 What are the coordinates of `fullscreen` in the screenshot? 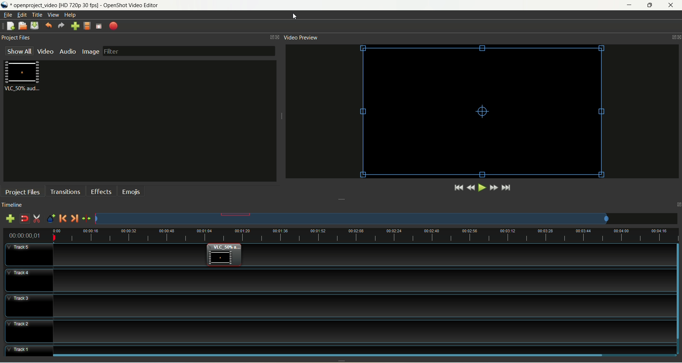 It's located at (99, 26).